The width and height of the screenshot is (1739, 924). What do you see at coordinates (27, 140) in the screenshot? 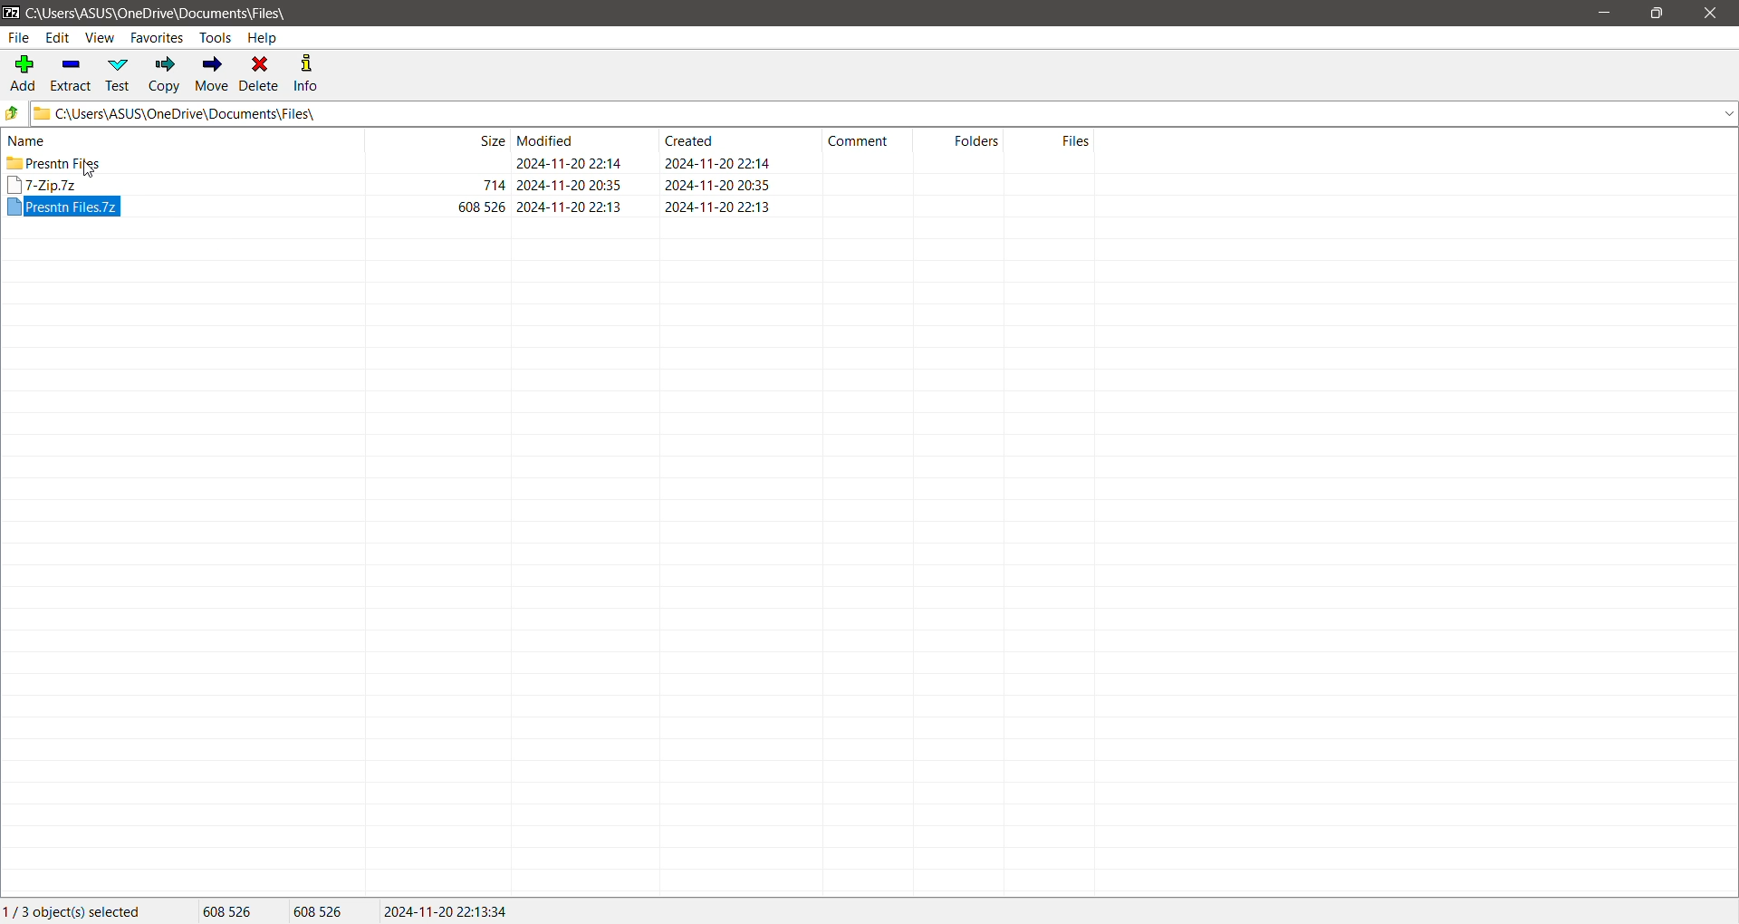
I see `name` at bounding box center [27, 140].